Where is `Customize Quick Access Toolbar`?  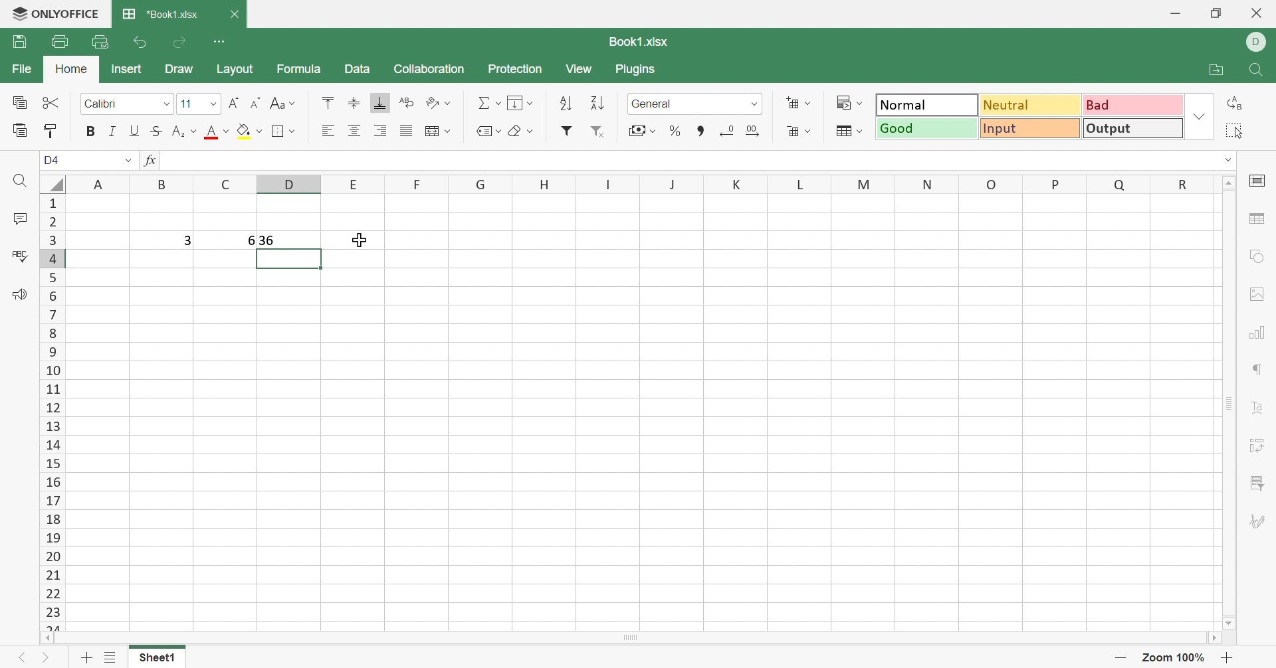
Customize Quick Access Toolbar is located at coordinates (218, 41).